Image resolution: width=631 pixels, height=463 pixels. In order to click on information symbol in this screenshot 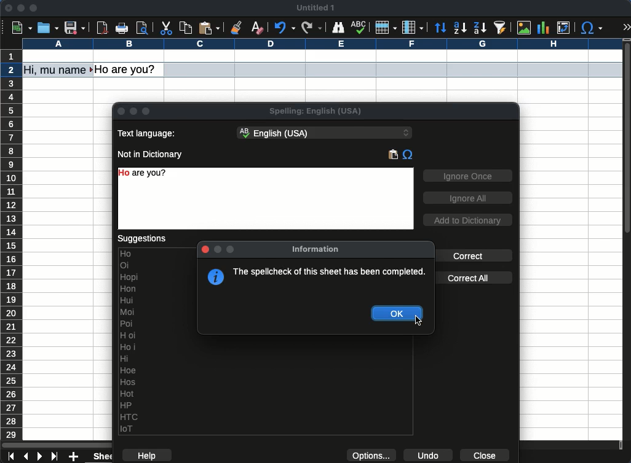, I will do `click(215, 276)`.